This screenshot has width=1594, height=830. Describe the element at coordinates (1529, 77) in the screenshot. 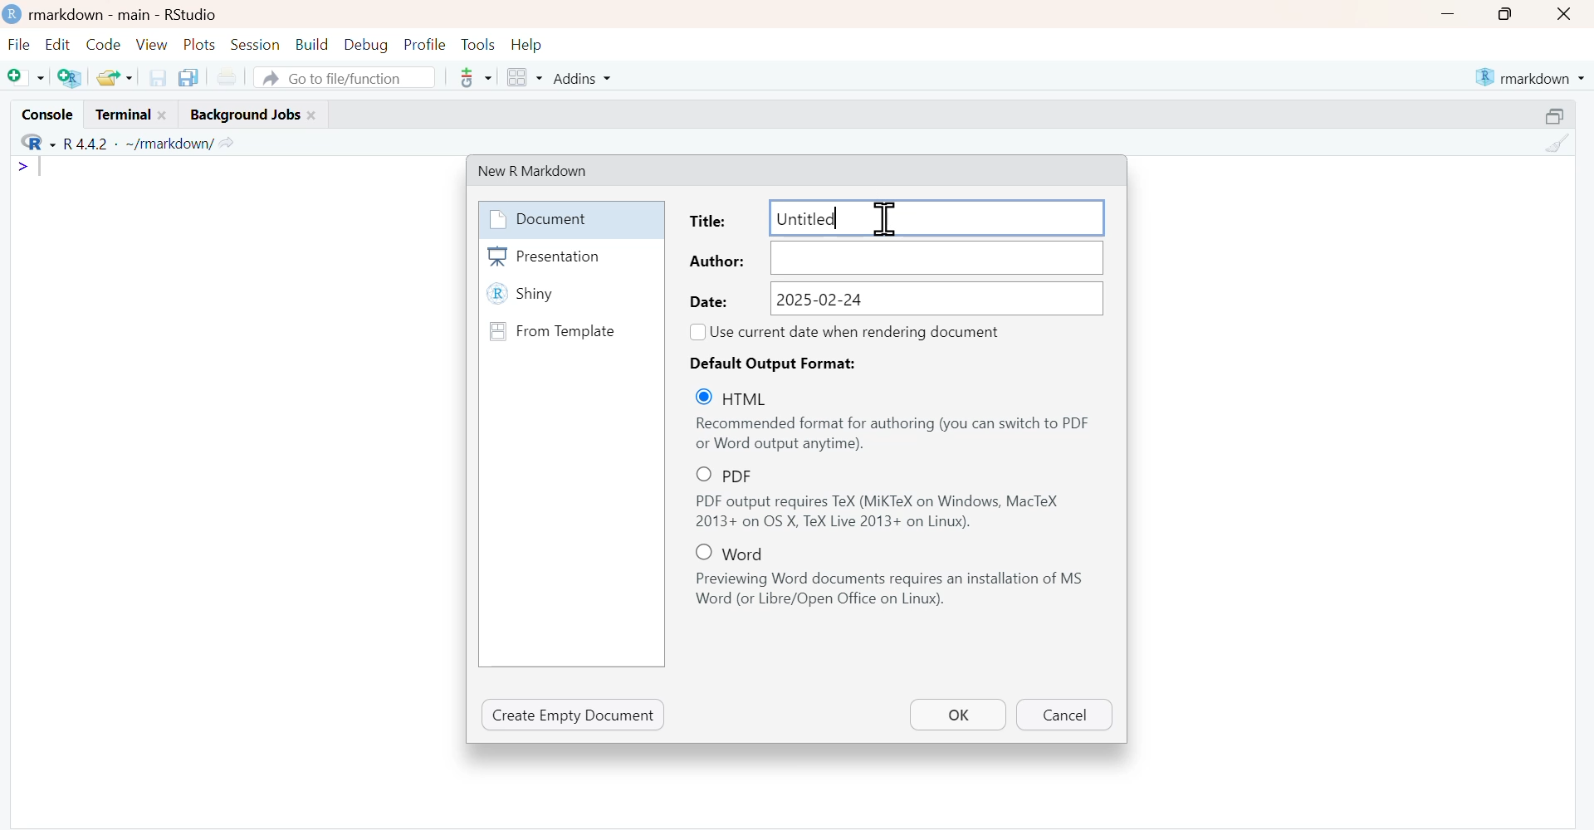

I see `current project - rmarkdown` at that location.